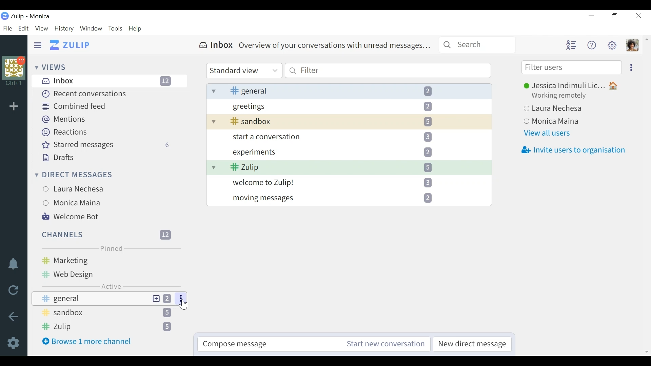  What do you see at coordinates (14, 84) in the screenshot?
I see `Ctrl + 1` at bounding box center [14, 84].